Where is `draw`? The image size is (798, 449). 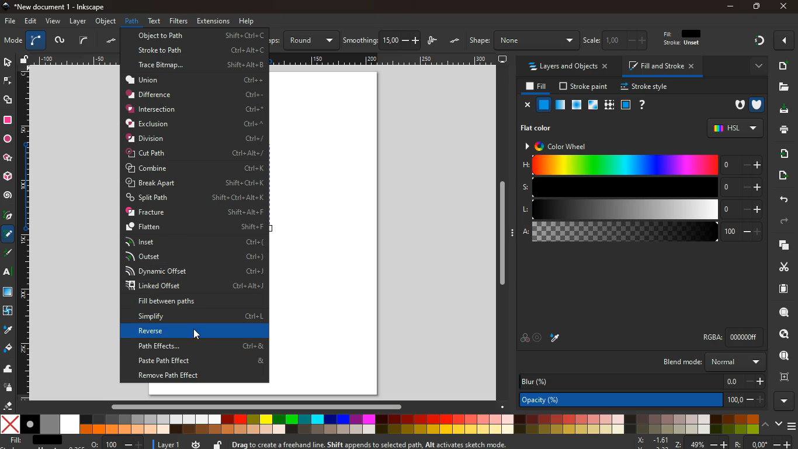
draw is located at coordinates (433, 42).